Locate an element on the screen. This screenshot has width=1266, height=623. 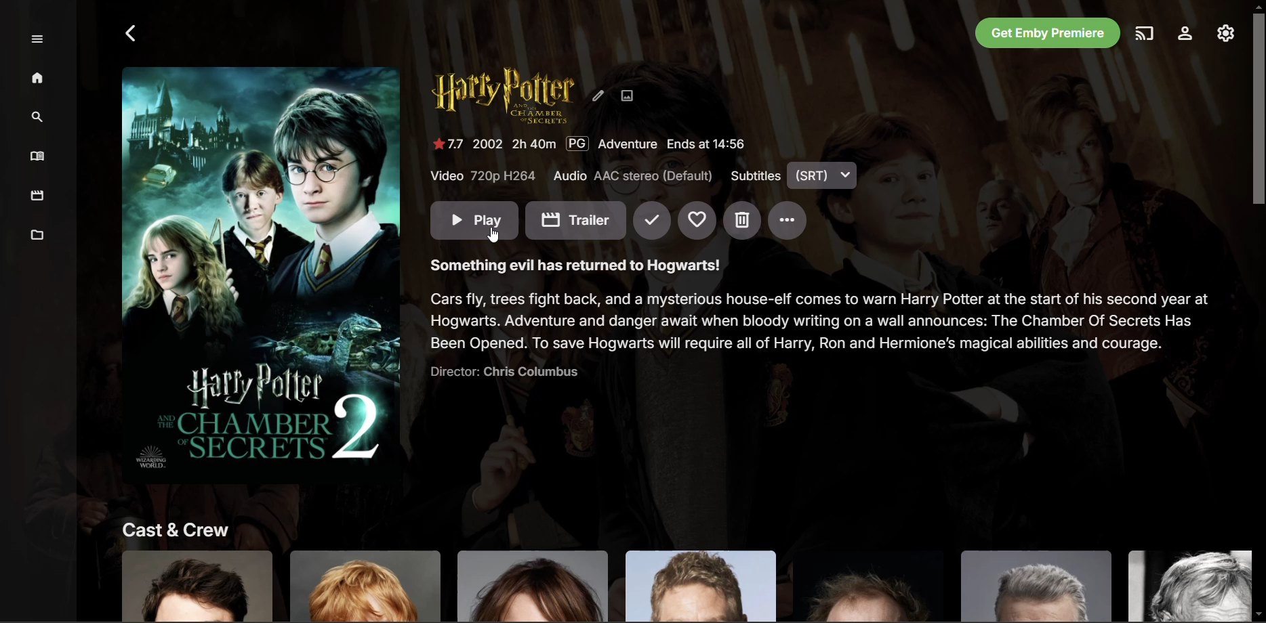
Play on another device is located at coordinates (1145, 35).